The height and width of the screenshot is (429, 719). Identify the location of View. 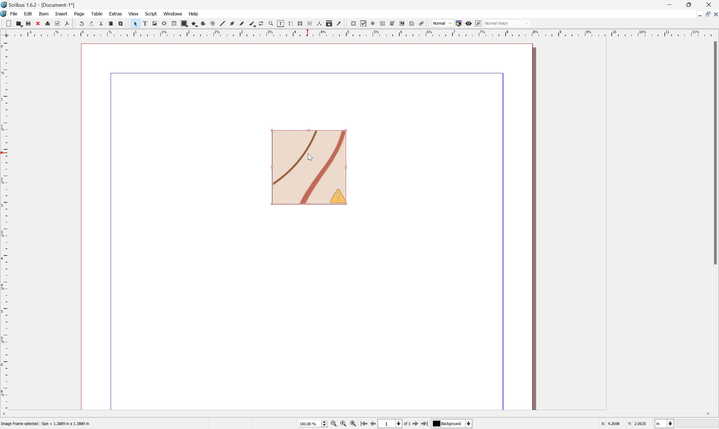
(133, 14).